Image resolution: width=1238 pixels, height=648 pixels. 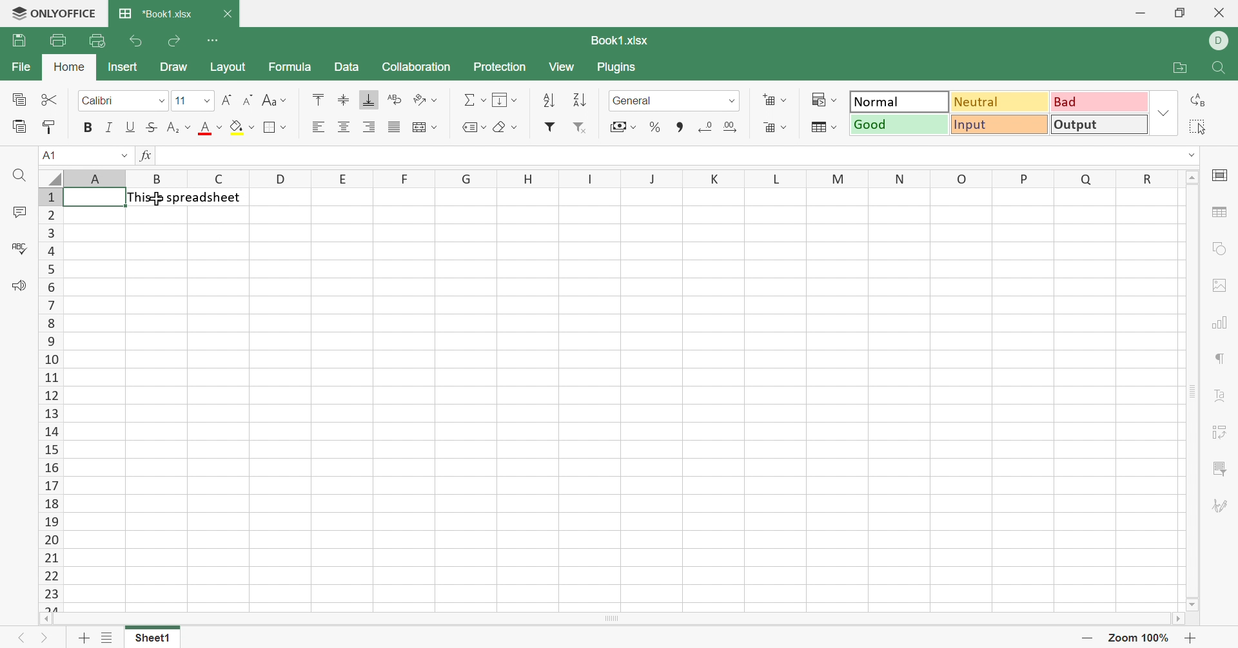 What do you see at coordinates (1191, 390) in the screenshot?
I see `Scroll Bar` at bounding box center [1191, 390].